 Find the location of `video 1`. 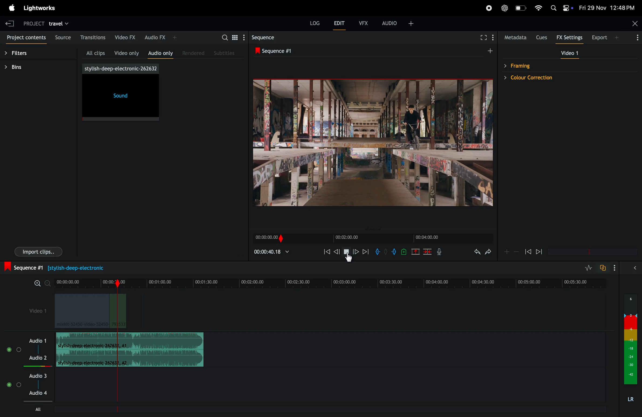

video 1 is located at coordinates (572, 54).